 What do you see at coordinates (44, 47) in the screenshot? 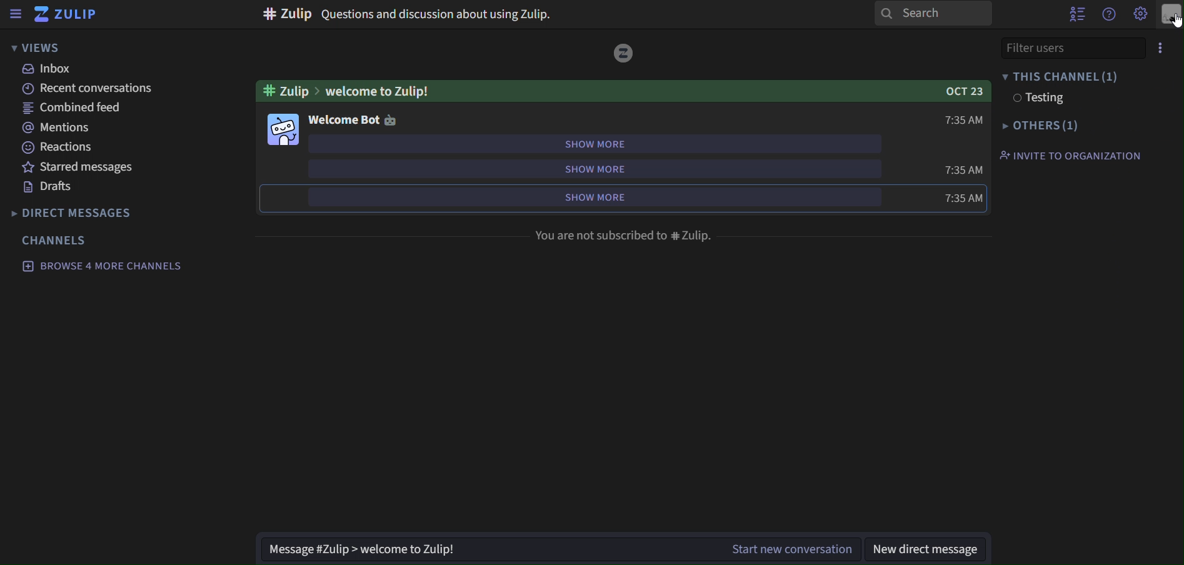
I see `views` at bounding box center [44, 47].